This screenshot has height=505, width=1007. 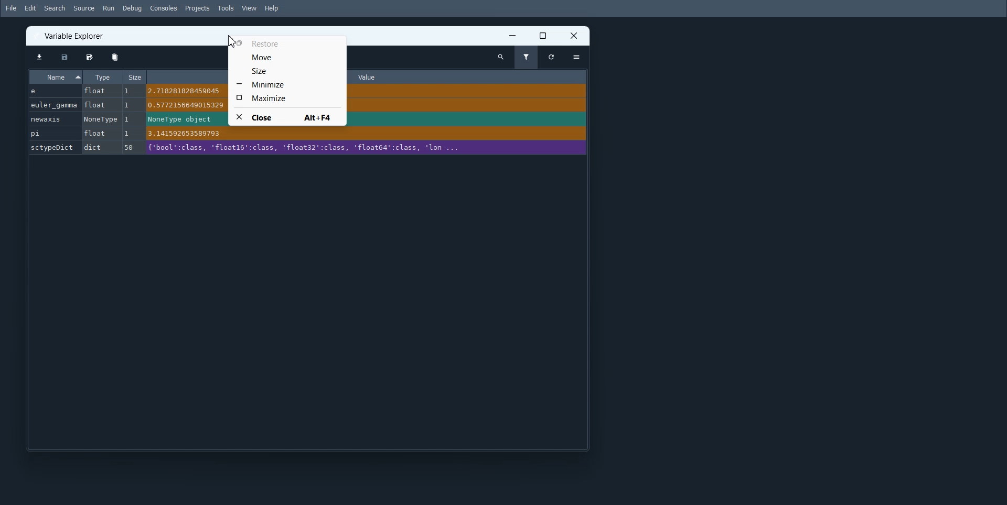 What do you see at coordinates (575, 36) in the screenshot?
I see `Close` at bounding box center [575, 36].